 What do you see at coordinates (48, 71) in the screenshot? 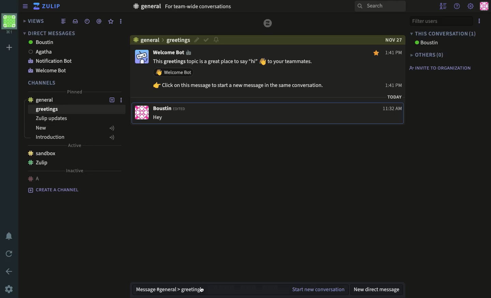
I see `welcome bot` at bounding box center [48, 71].